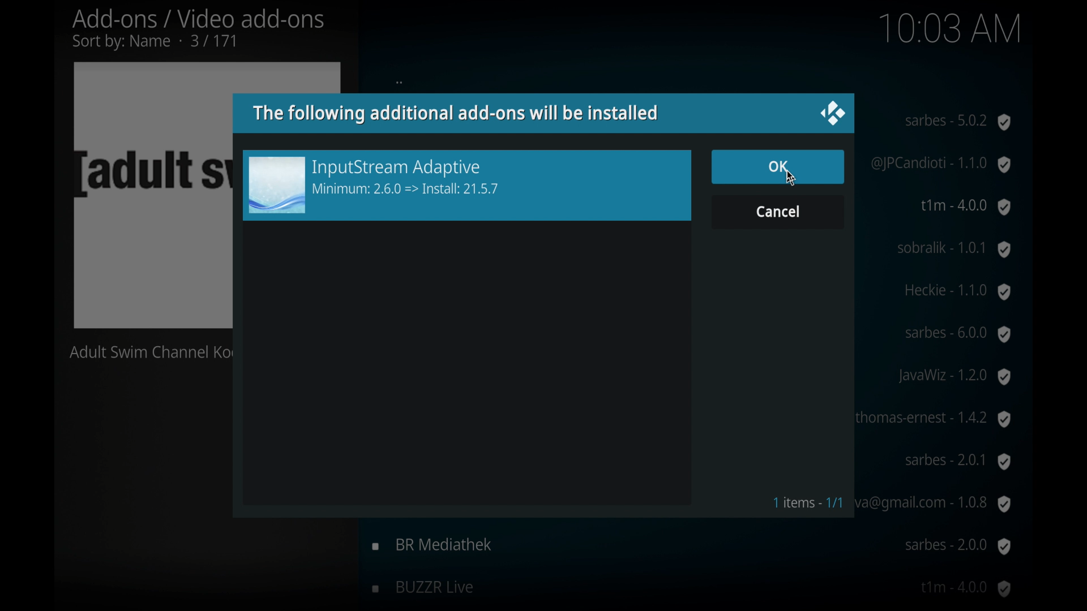  I want to click on javawiz-1.2.0, so click(938, 376).